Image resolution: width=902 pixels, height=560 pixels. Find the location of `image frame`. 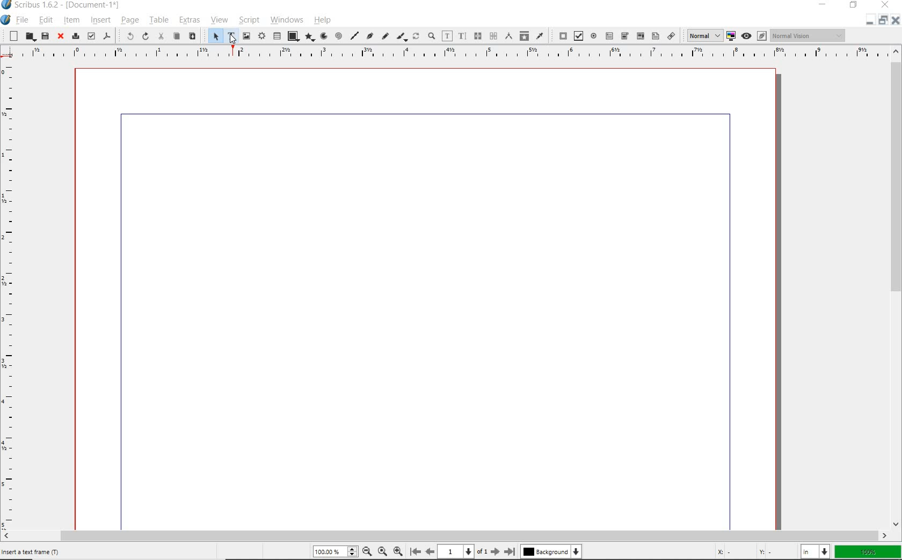

image frame is located at coordinates (246, 35).